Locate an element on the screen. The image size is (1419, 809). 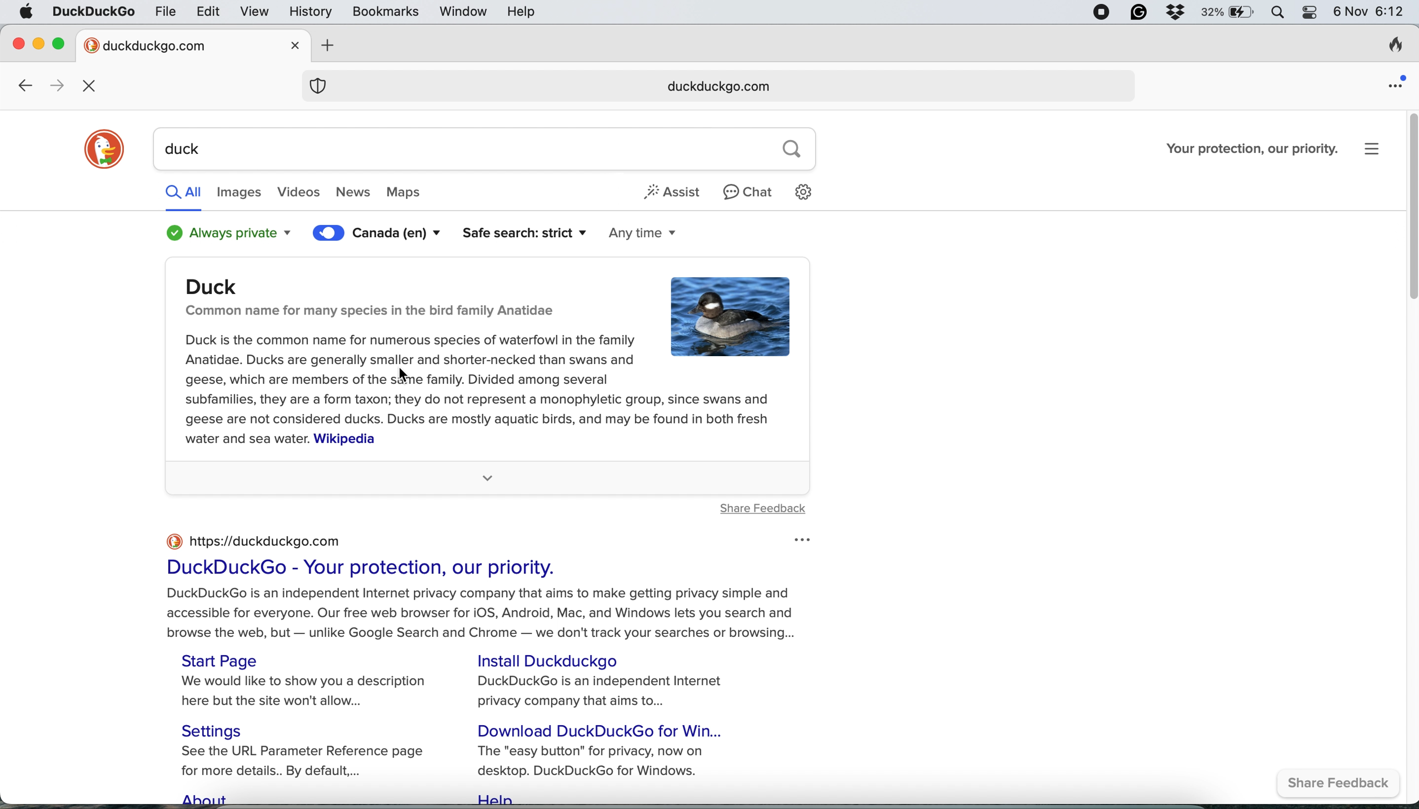
See the URL Parameter Reference page
for more details.. By default,... is located at coordinates (311, 762).